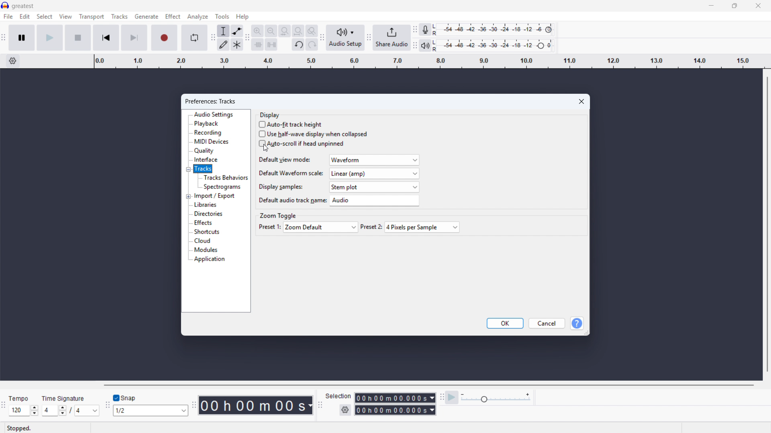  What do you see at coordinates (292, 124) in the screenshot?
I see `auto fit track height` at bounding box center [292, 124].